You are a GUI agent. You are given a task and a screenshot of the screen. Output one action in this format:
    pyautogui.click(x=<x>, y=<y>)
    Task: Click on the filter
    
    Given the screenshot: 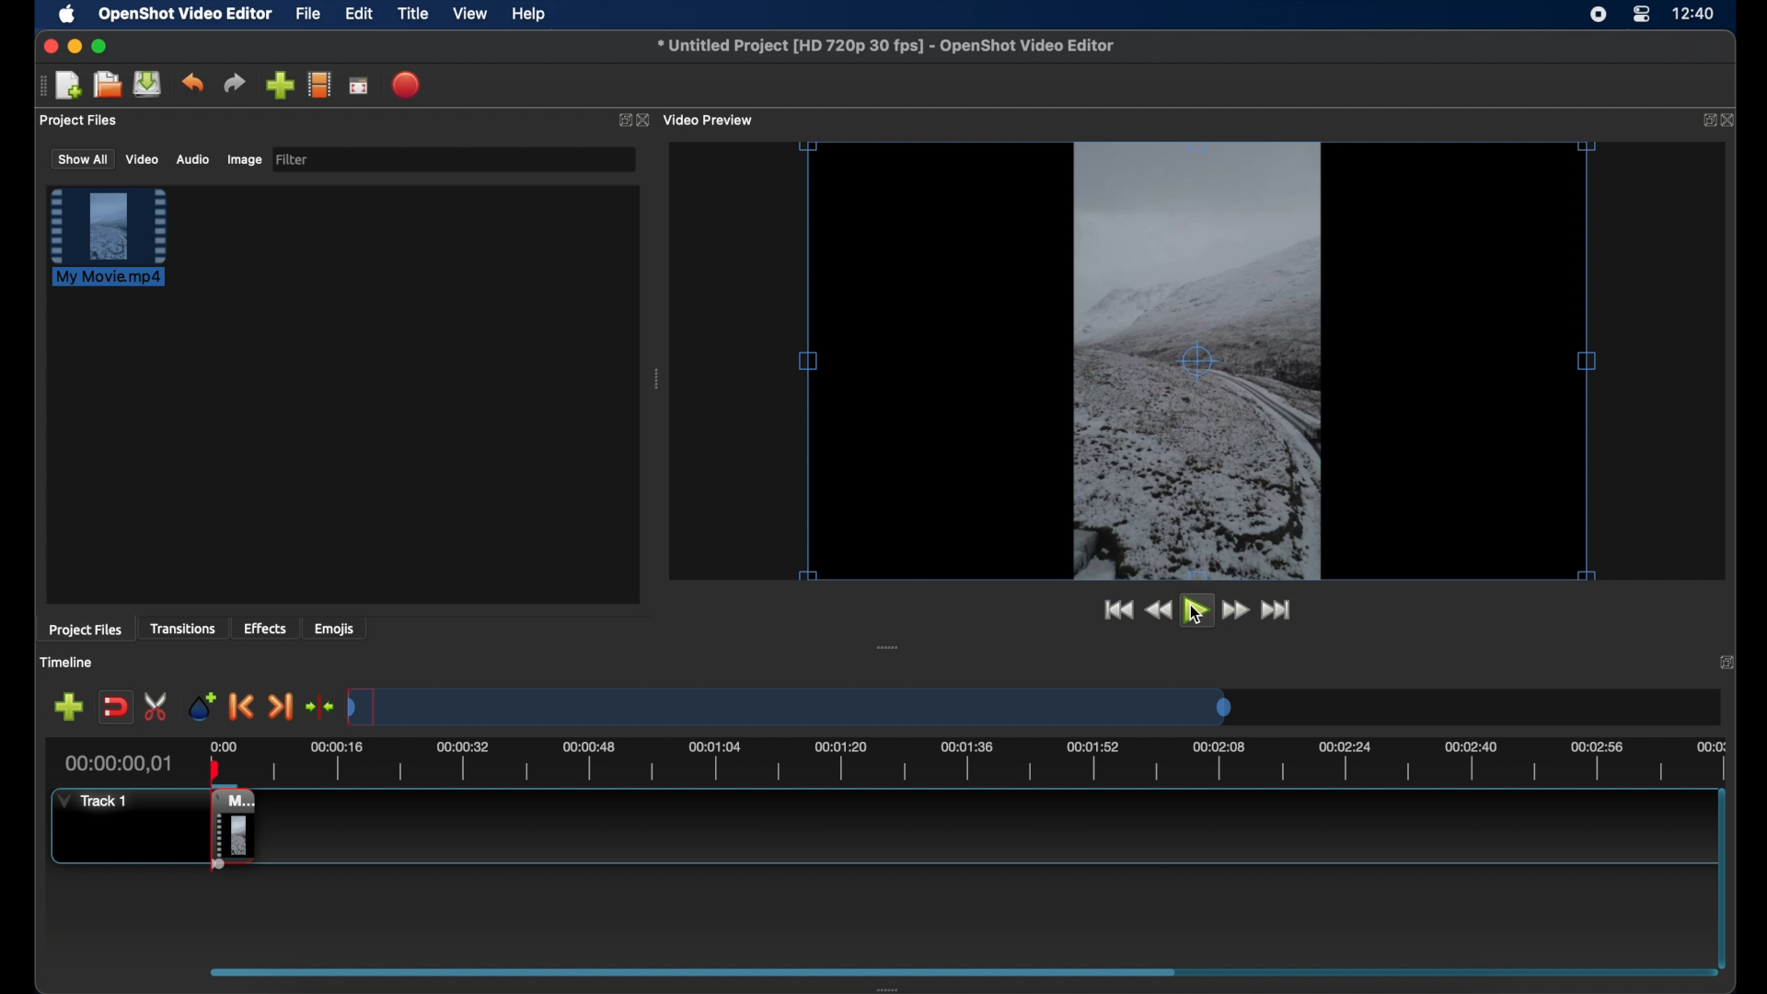 What is the action you would take?
    pyautogui.click(x=293, y=158)
    